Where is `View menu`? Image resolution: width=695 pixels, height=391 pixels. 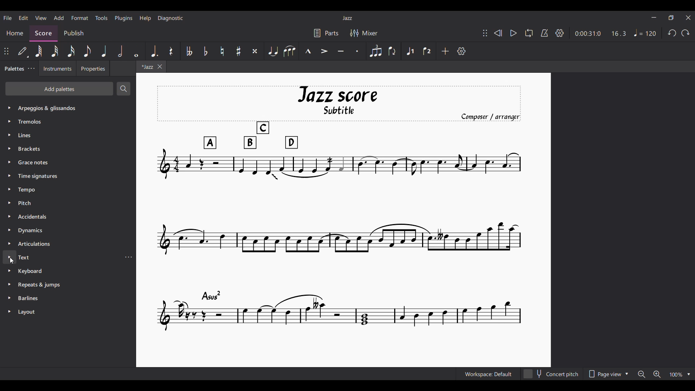 View menu is located at coordinates (41, 18).